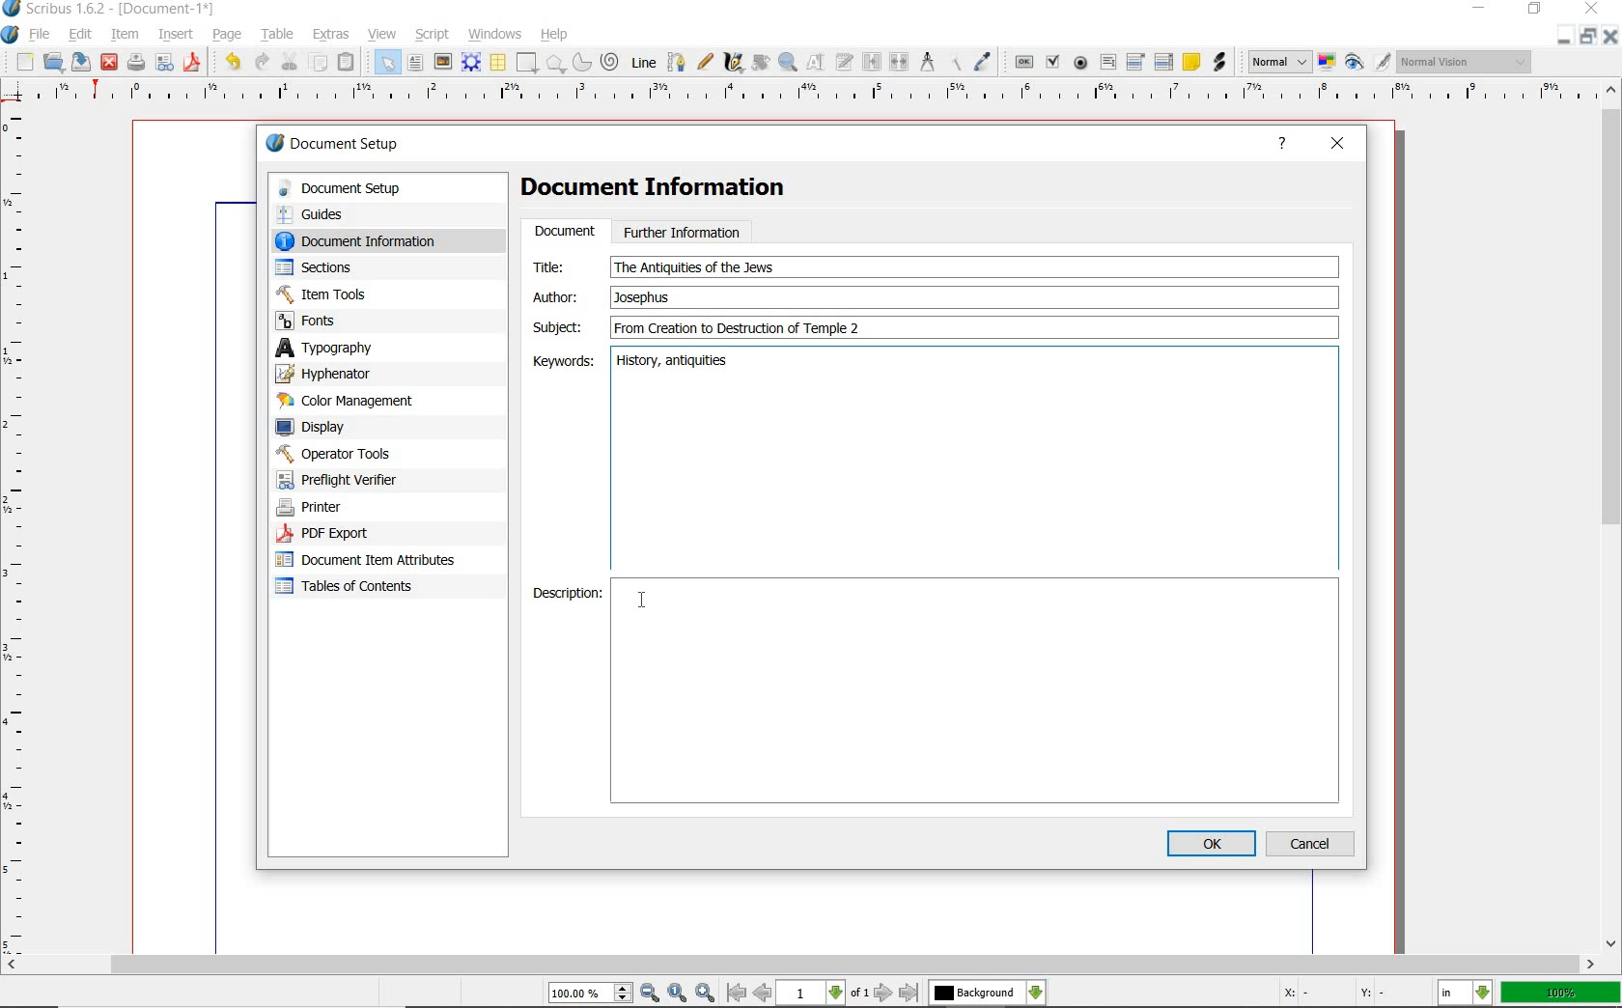 This screenshot has width=1622, height=1008. What do you see at coordinates (1592, 8) in the screenshot?
I see `close` at bounding box center [1592, 8].